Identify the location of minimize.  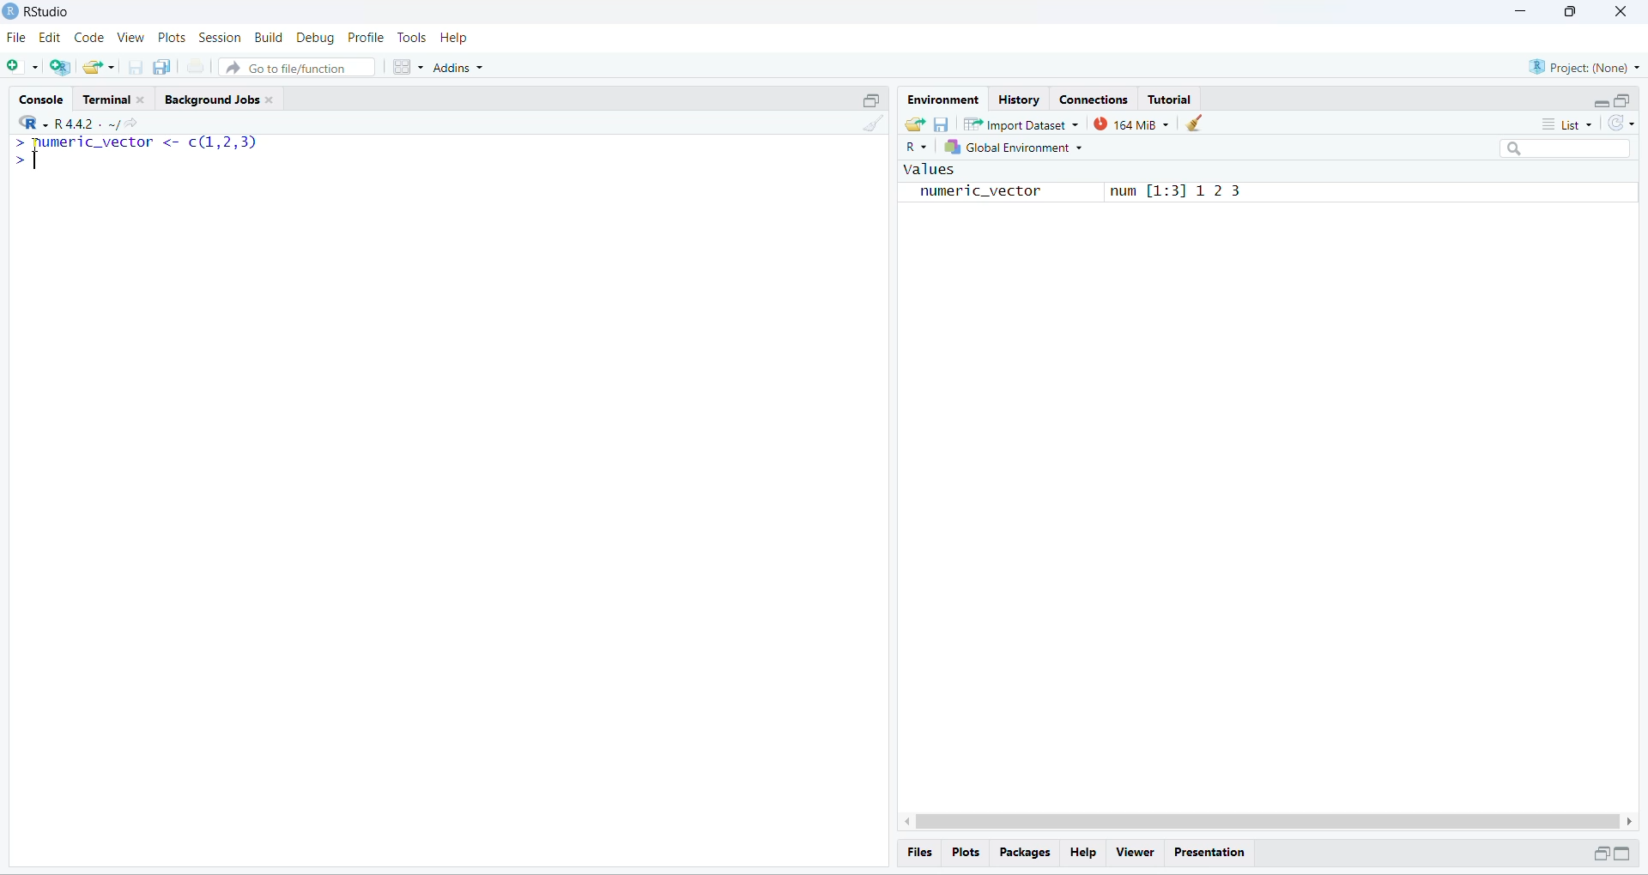
(1517, 11).